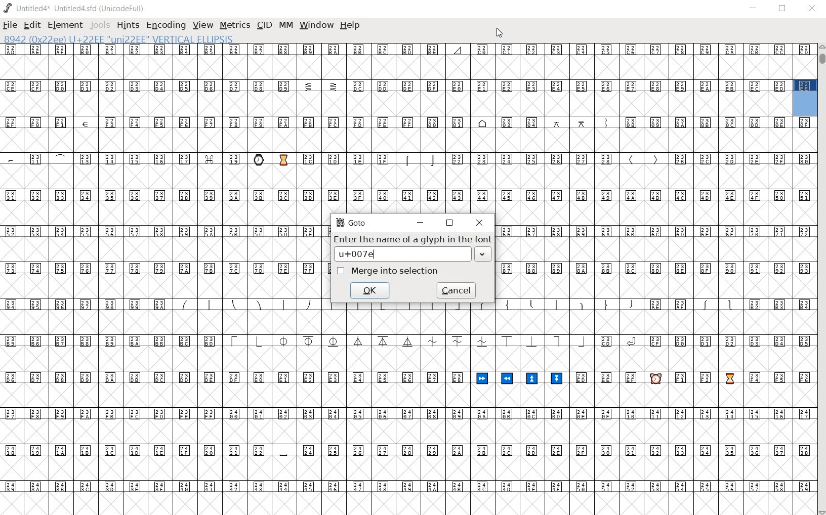 This screenshot has height=515, width=826. Describe the element at coordinates (499, 33) in the screenshot. I see `CURSOR` at that location.